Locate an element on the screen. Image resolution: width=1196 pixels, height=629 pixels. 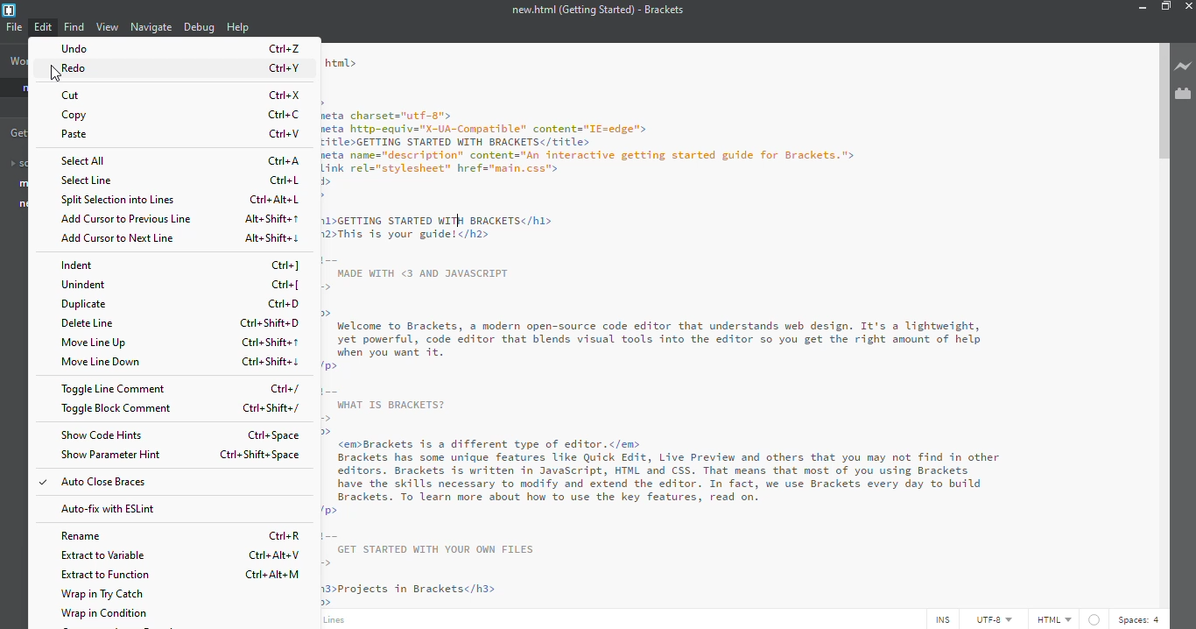
ctrl+shift+down arrow is located at coordinates (271, 364).